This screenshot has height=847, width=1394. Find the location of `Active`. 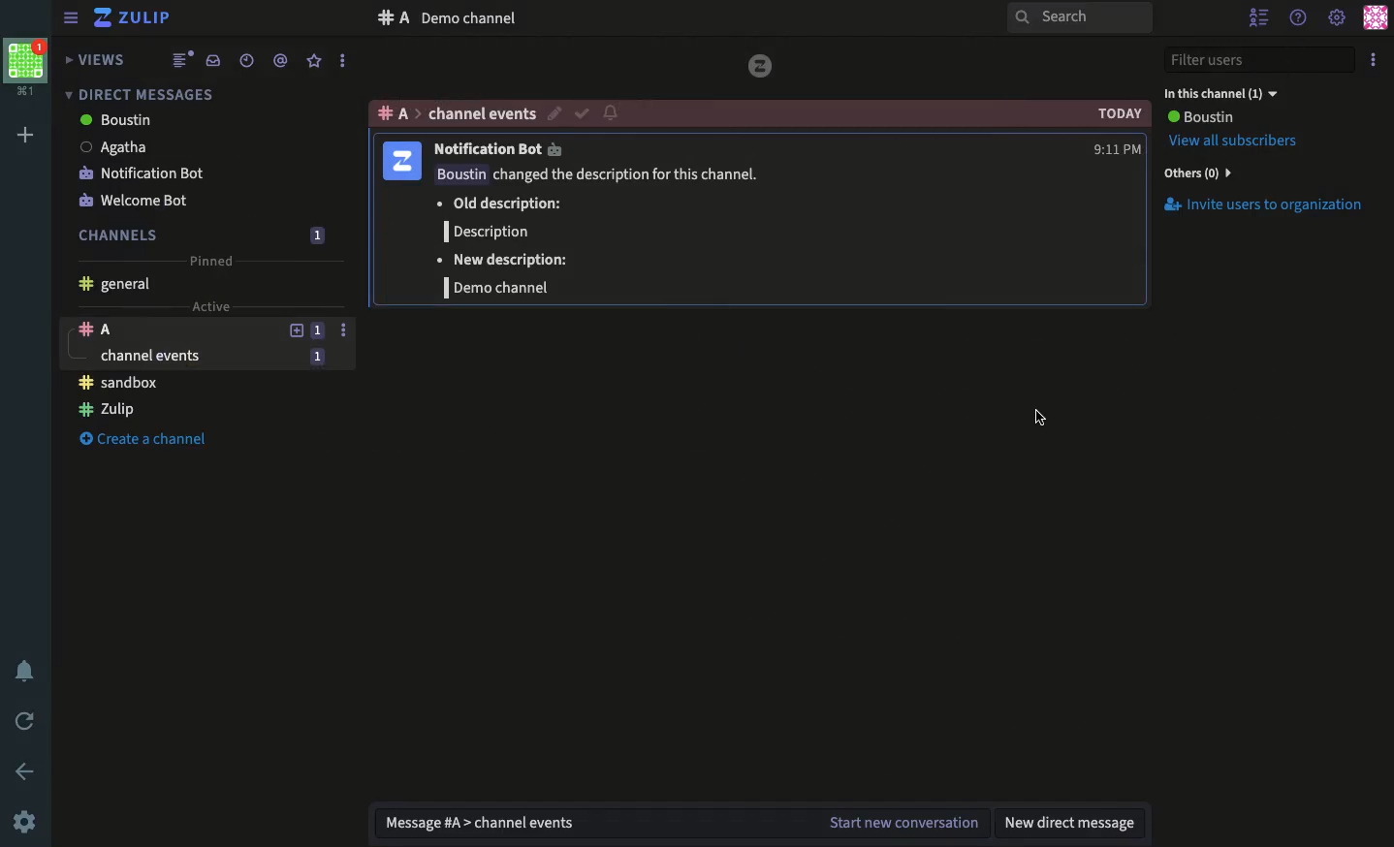

Active is located at coordinates (209, 305).